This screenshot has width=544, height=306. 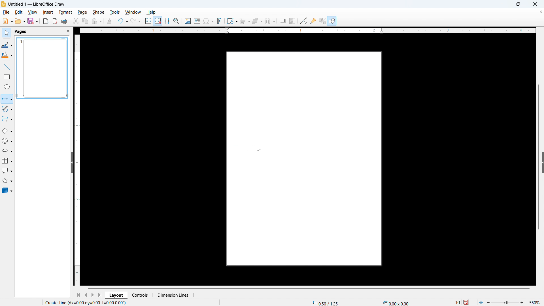 What do you see at coordinates (307, 30) in the screenshot?
I see `Horizontal ruler ` at bounding box center [307, 30].